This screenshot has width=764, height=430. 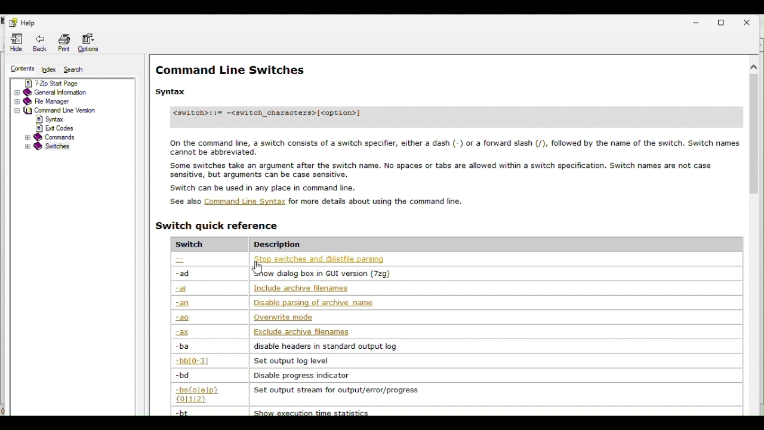 What do you see at coordinates (56, 110) in the screenshot?
I see `` at bounding box center [56, 110].